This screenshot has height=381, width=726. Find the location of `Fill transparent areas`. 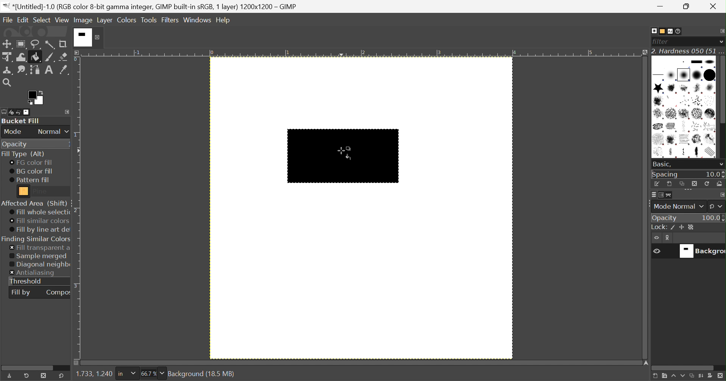

Fill transparent areas is located at coordinates (40, 248).